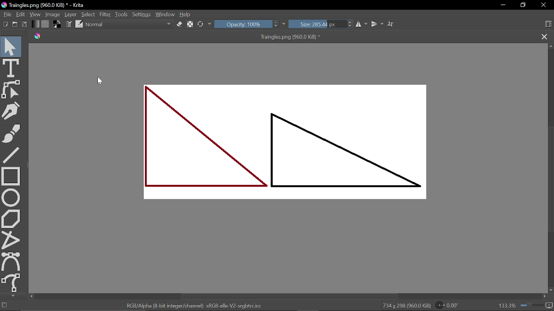 The image size is (554, 311). I want to click on Select, so click(87, 15).